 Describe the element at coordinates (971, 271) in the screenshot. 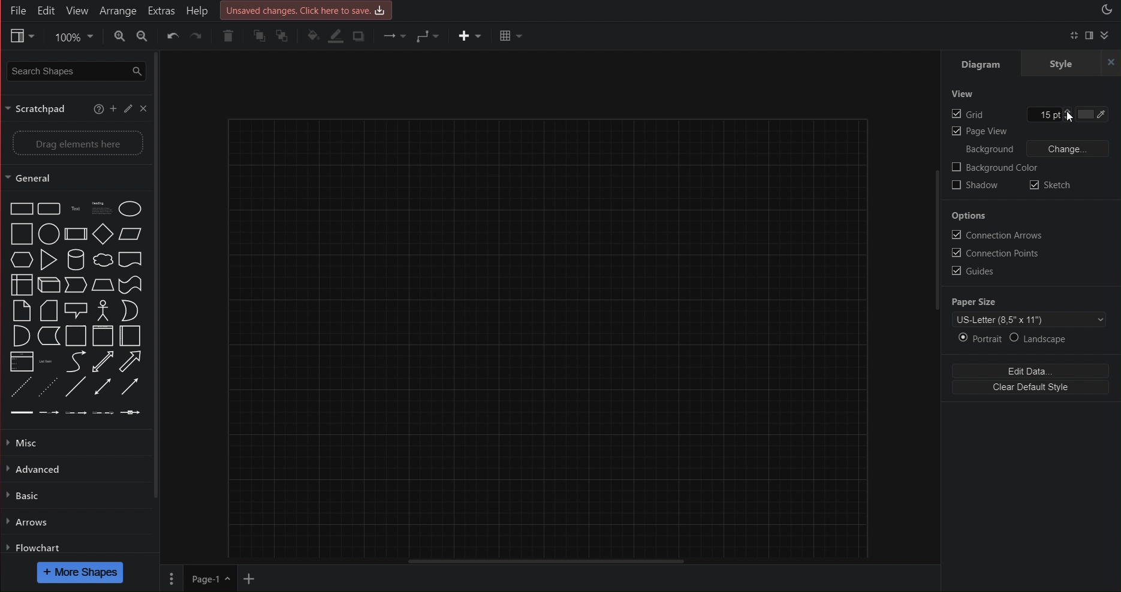

I see `Guides` at that location.